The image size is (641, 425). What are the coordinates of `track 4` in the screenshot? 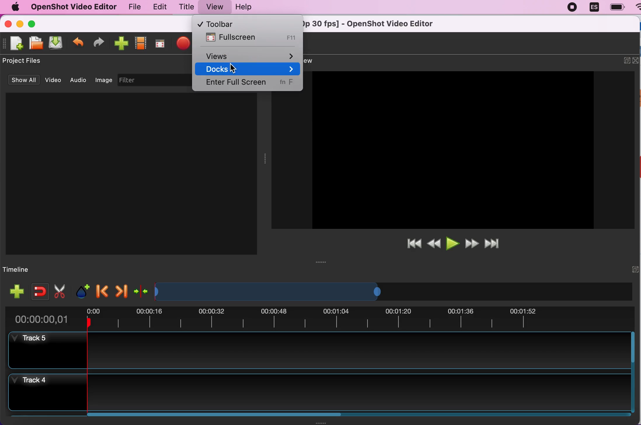 It's located at (318, 392).